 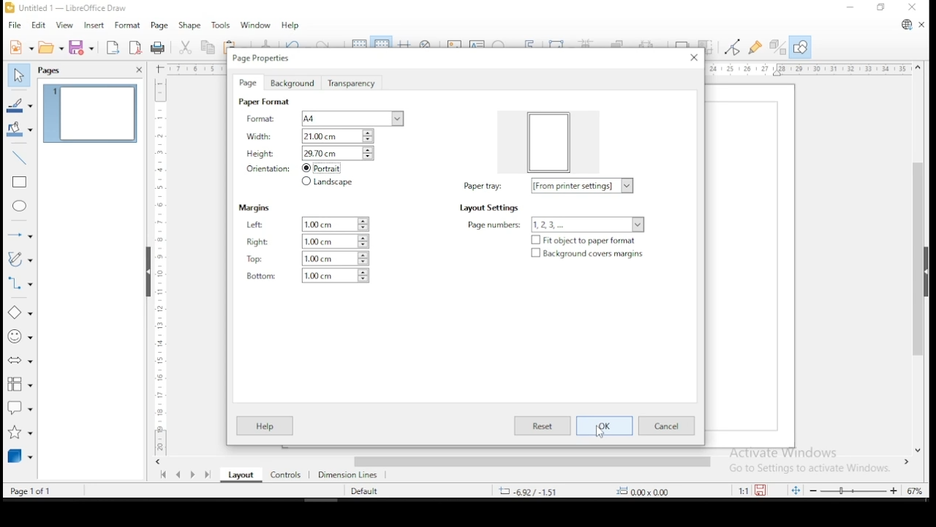 What do you see at coordinates (588, 254) in the screenshot?
I see `checkbox: background covers margin` at bounding box center [588, 254].